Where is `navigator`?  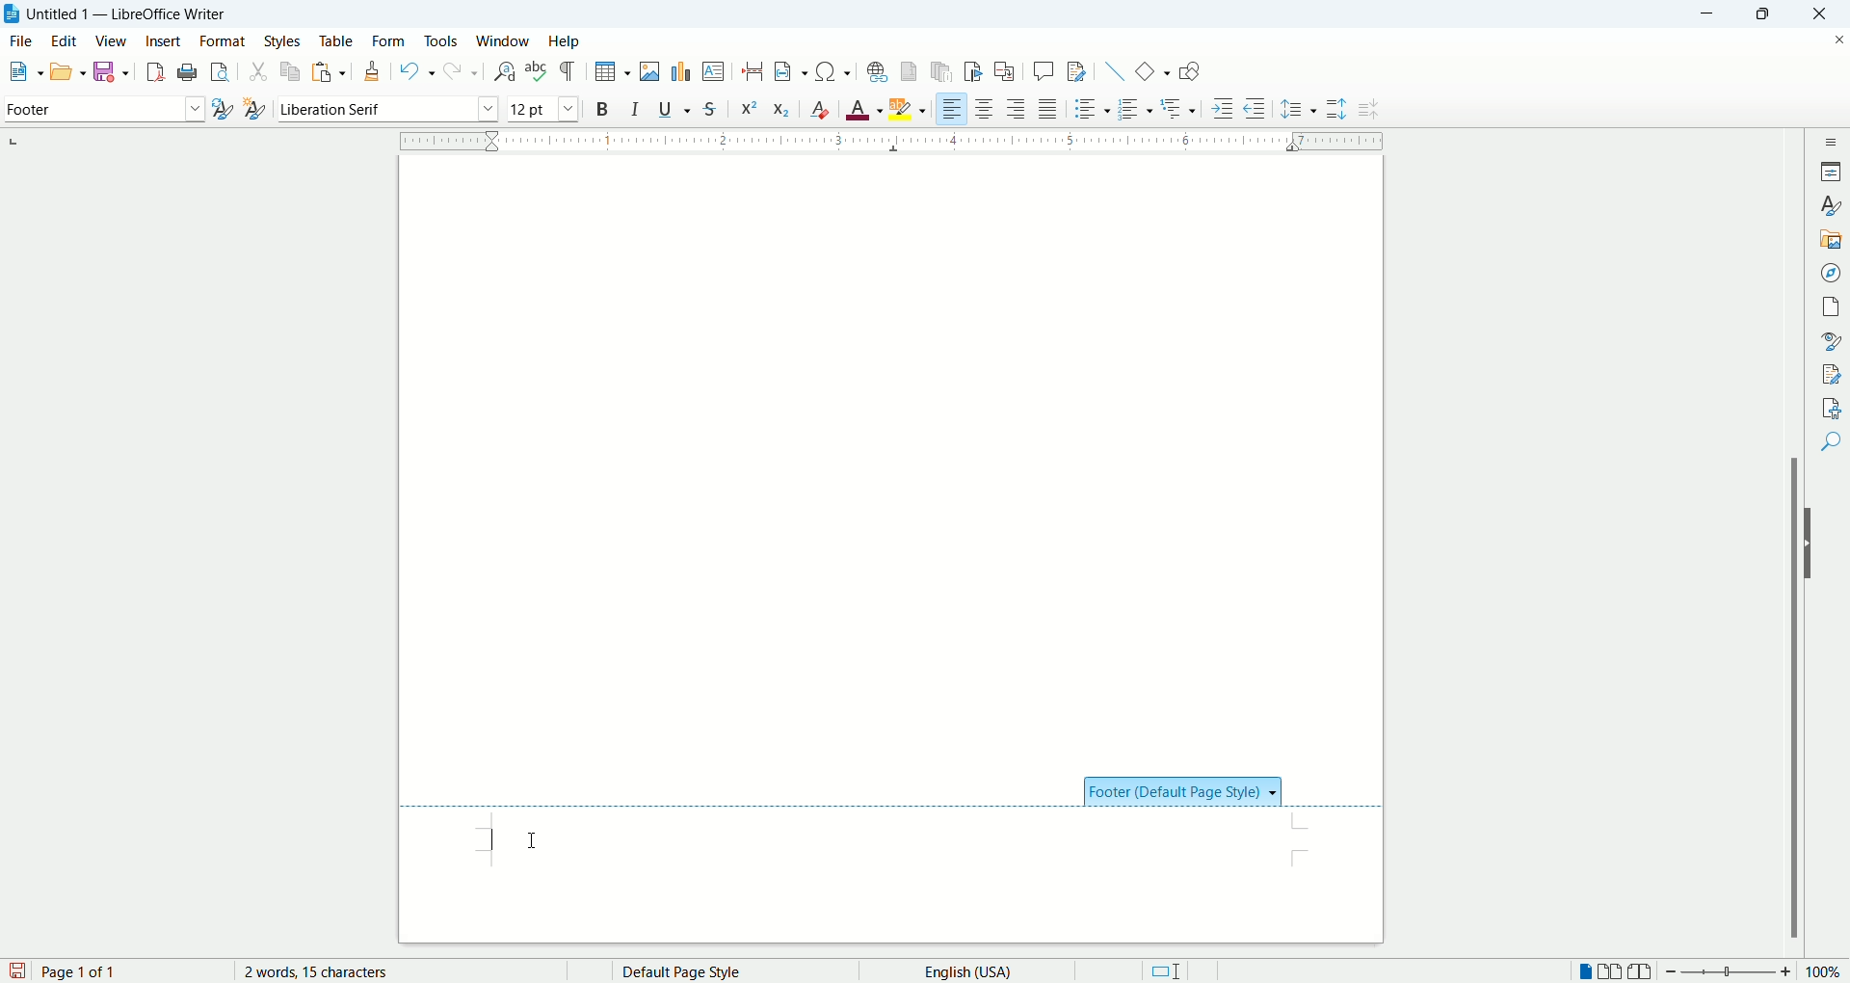 navigator is located at coordinates (1834, 271).